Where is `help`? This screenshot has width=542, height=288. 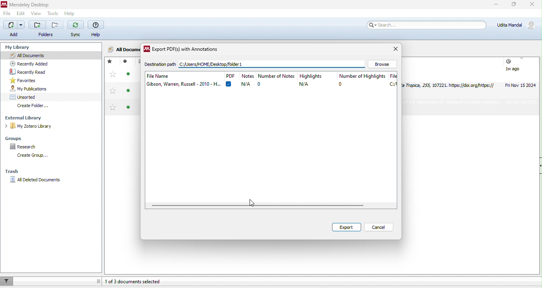 help is located at coordinates (97, 29).